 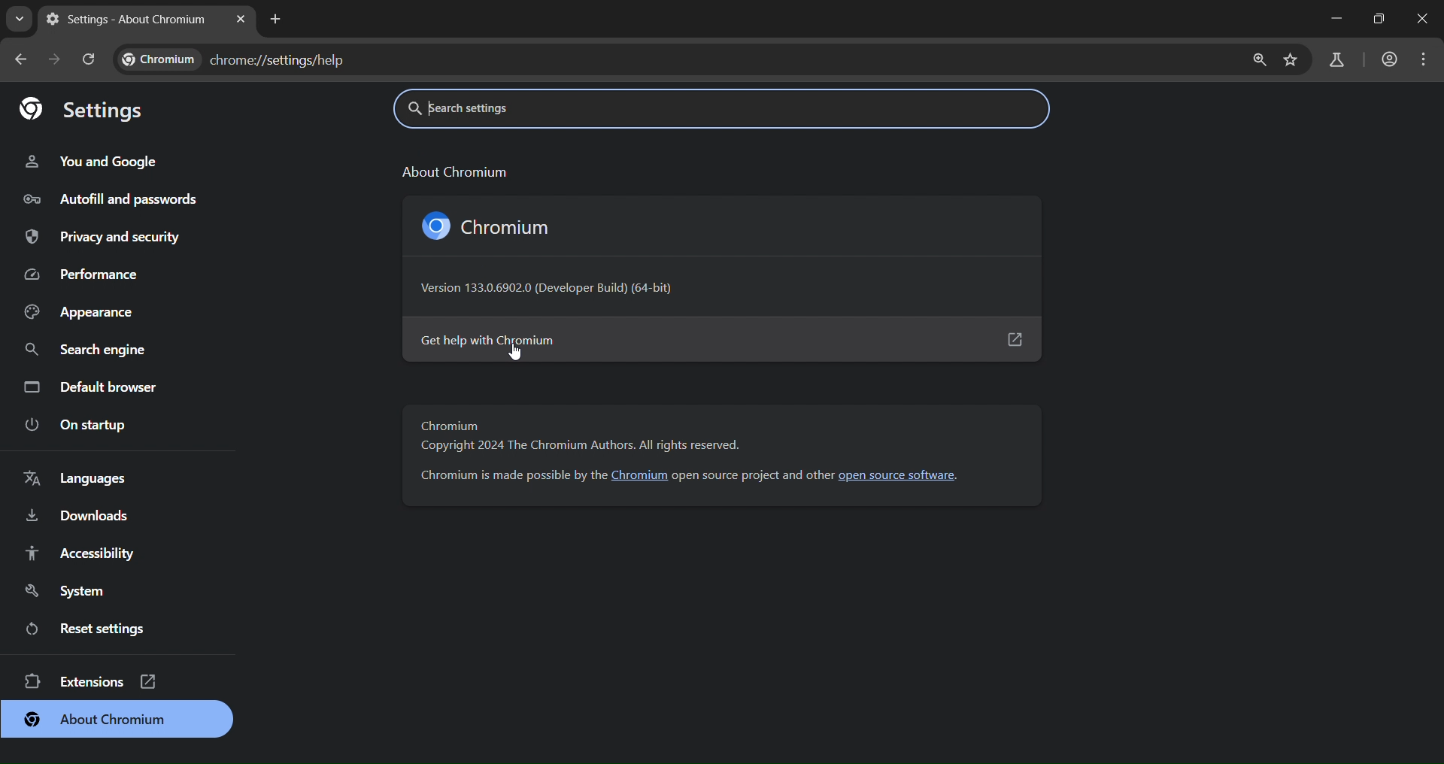 I want to click on chromium, so click(x=641, y=475).